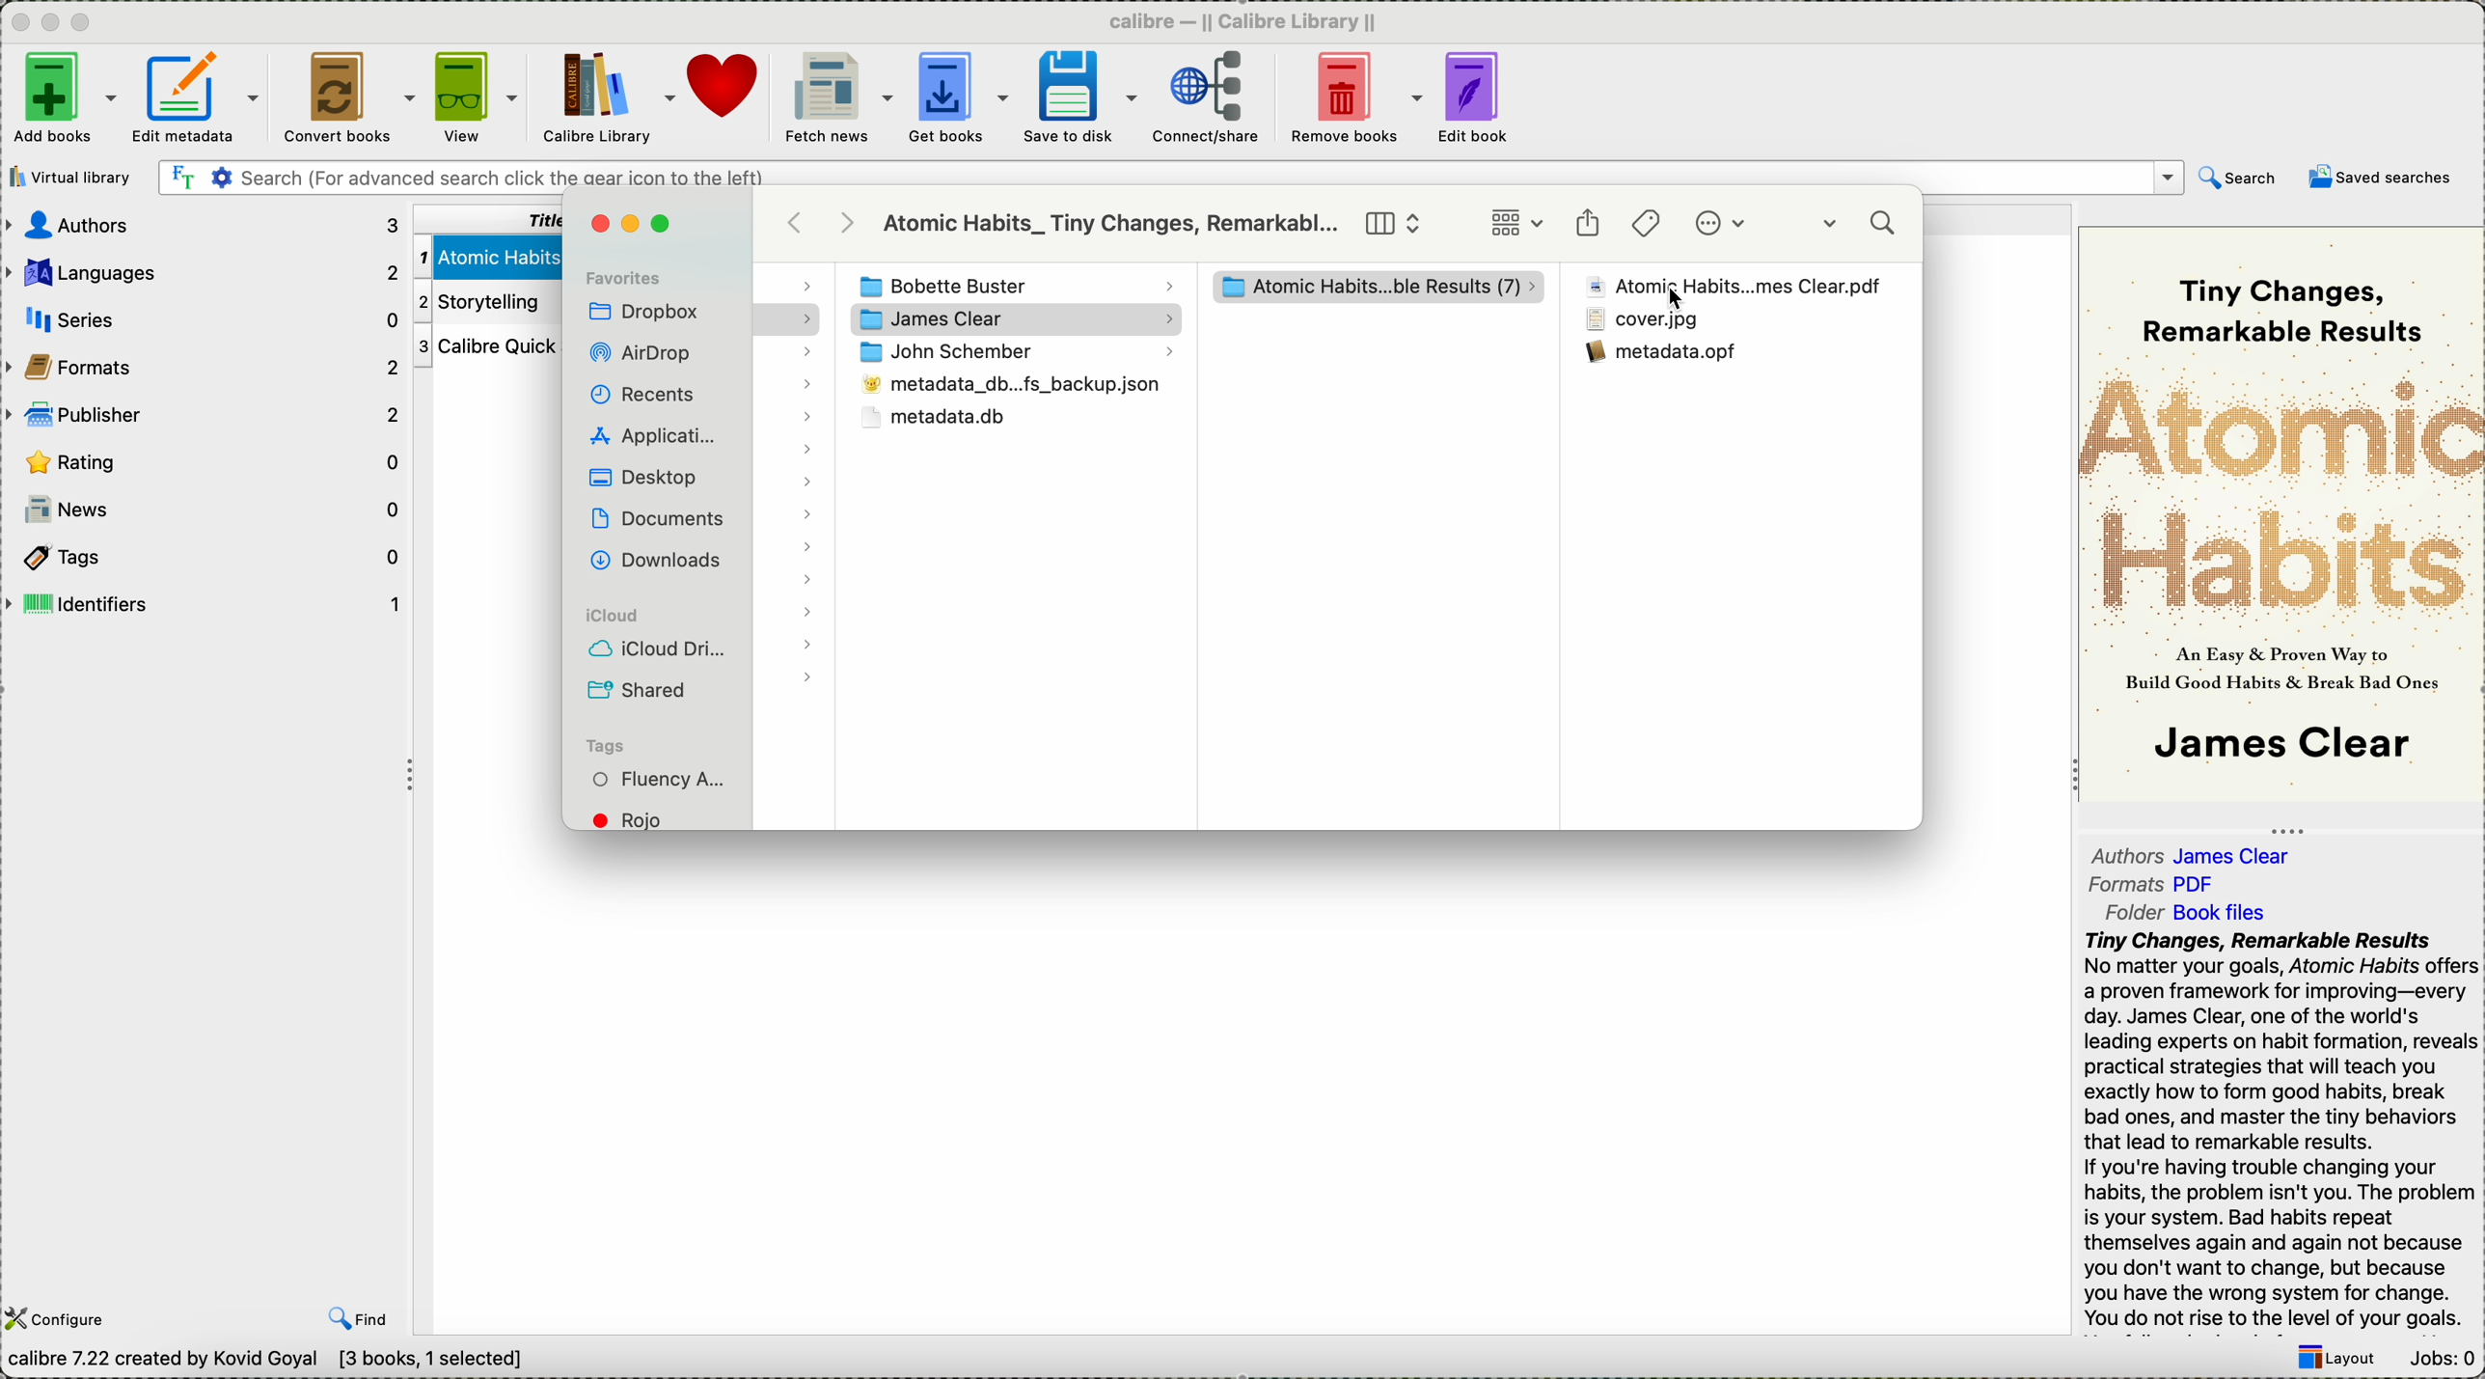 This screenshot has width=2485, height=1379. I want to click on click on first book, so click(484, 254).